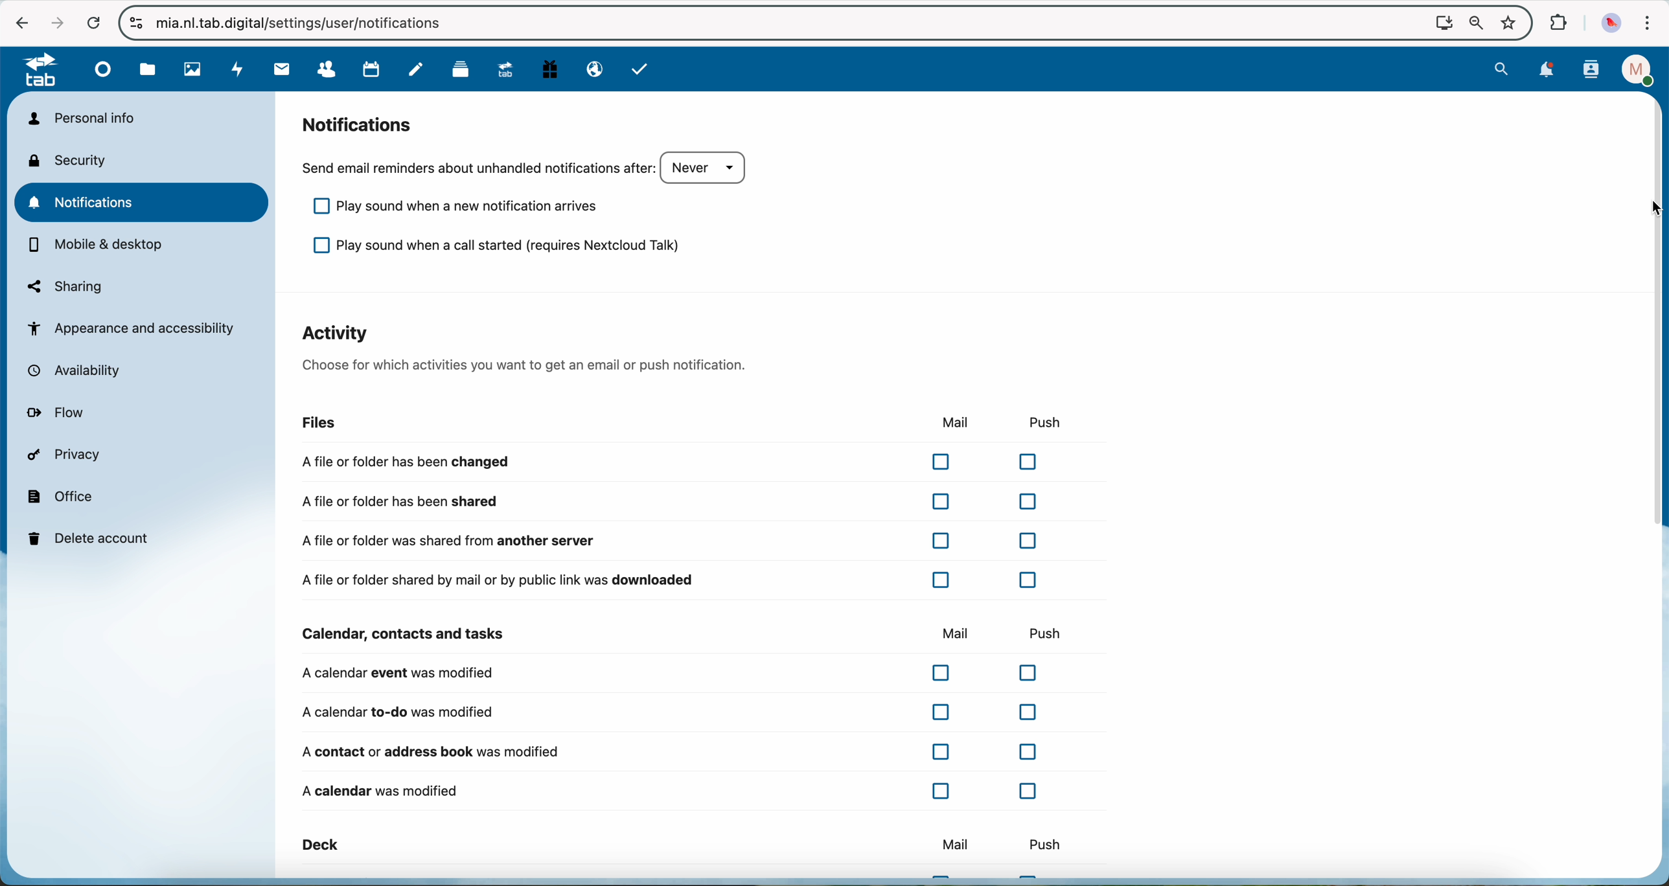 This screenshot has width=1669, height=886. Describe the element at coordinates (669, 543) in the screenshot. I see `a file or folder was shared from another server` at that location.